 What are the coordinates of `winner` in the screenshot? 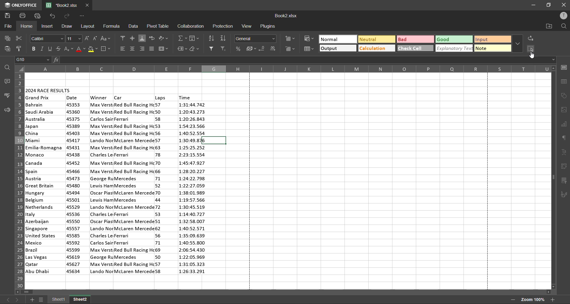 It's located at (100, 98).